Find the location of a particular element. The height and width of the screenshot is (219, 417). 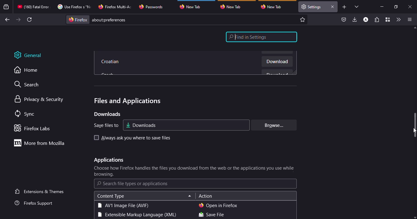

account is located at coordinates (366, 20).